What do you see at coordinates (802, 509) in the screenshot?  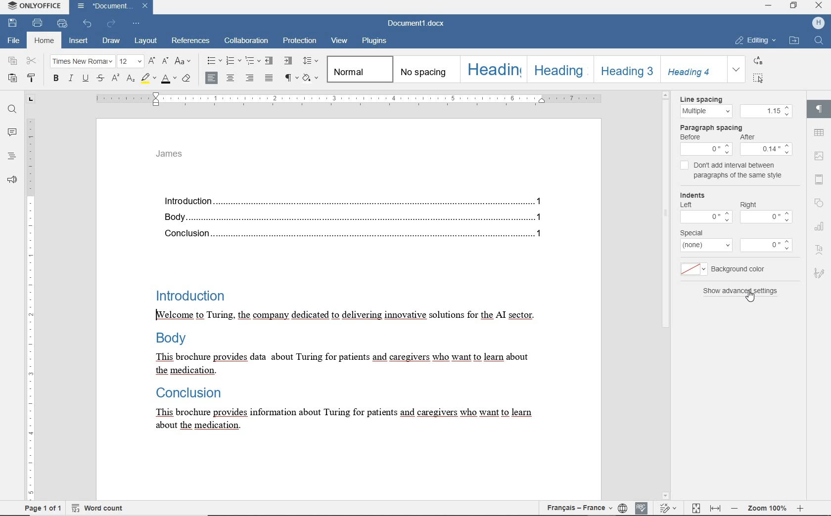 I see `zoom in` at bounding box center [802, 509].